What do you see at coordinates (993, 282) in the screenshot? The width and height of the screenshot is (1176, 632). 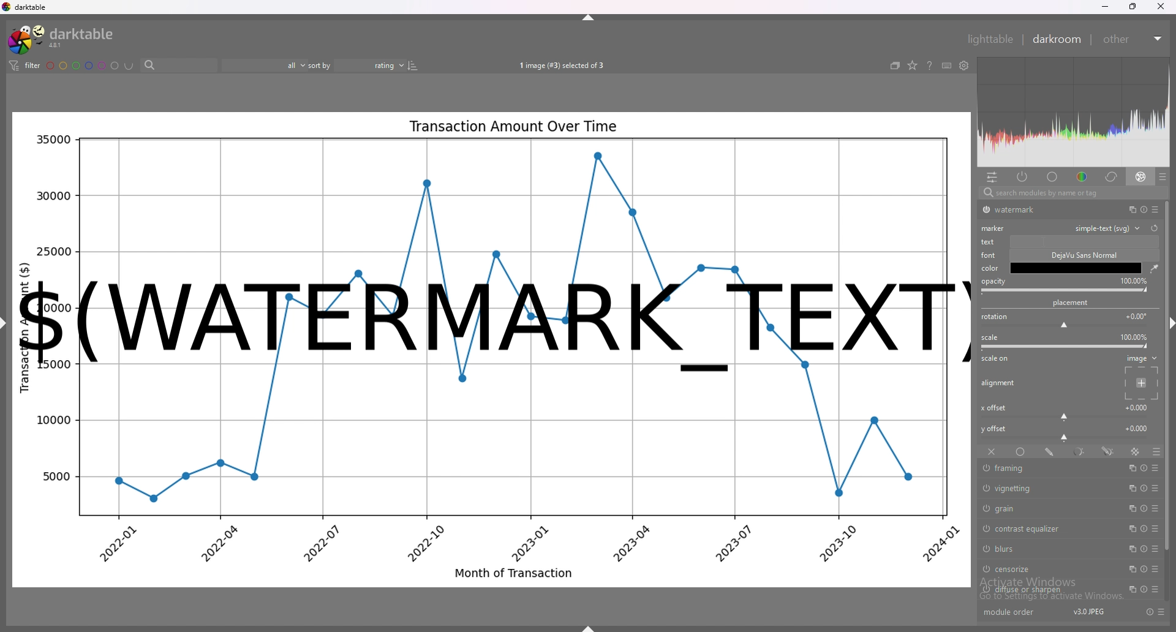 I see `opacity` at bounding box center [993, 282].